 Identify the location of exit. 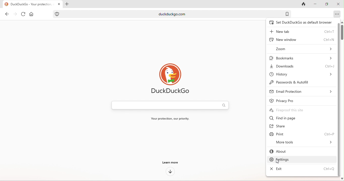
(303, 169).